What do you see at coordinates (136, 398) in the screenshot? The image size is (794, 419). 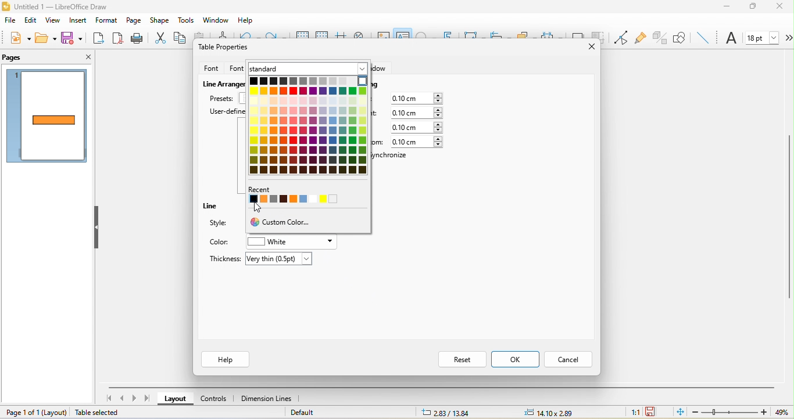 I see `next page` at bounding box center [136, 398].